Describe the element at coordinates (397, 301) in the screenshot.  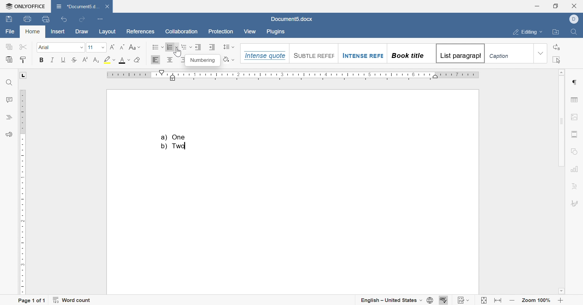
I see `set document language` at that location.